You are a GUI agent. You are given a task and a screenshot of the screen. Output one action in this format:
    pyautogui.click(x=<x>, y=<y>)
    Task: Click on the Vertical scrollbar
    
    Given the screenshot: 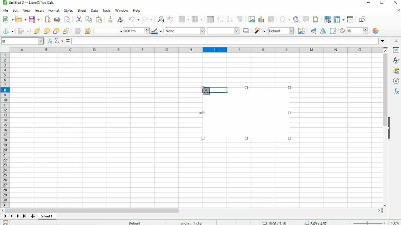 What is the action you would take?
    pyautogui.click(x=385, y=90)
    